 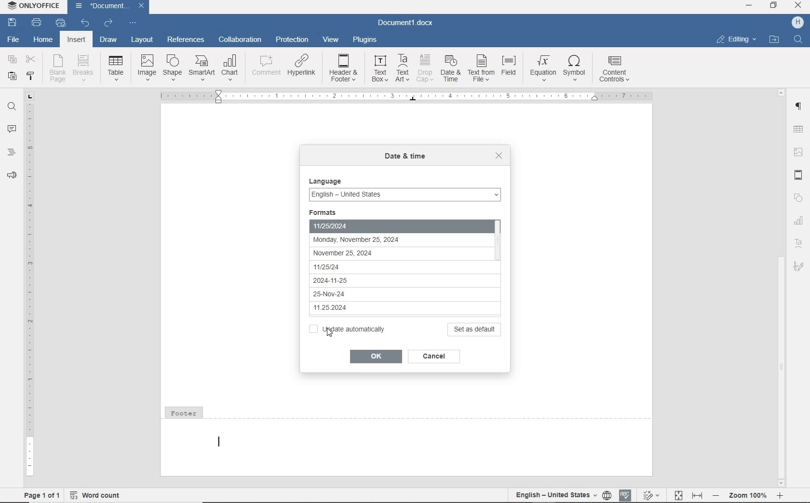 What do you see at coordinates (747, 495) in the screenshot?
I see `zoom 100%` at bounding box center [747, 495].